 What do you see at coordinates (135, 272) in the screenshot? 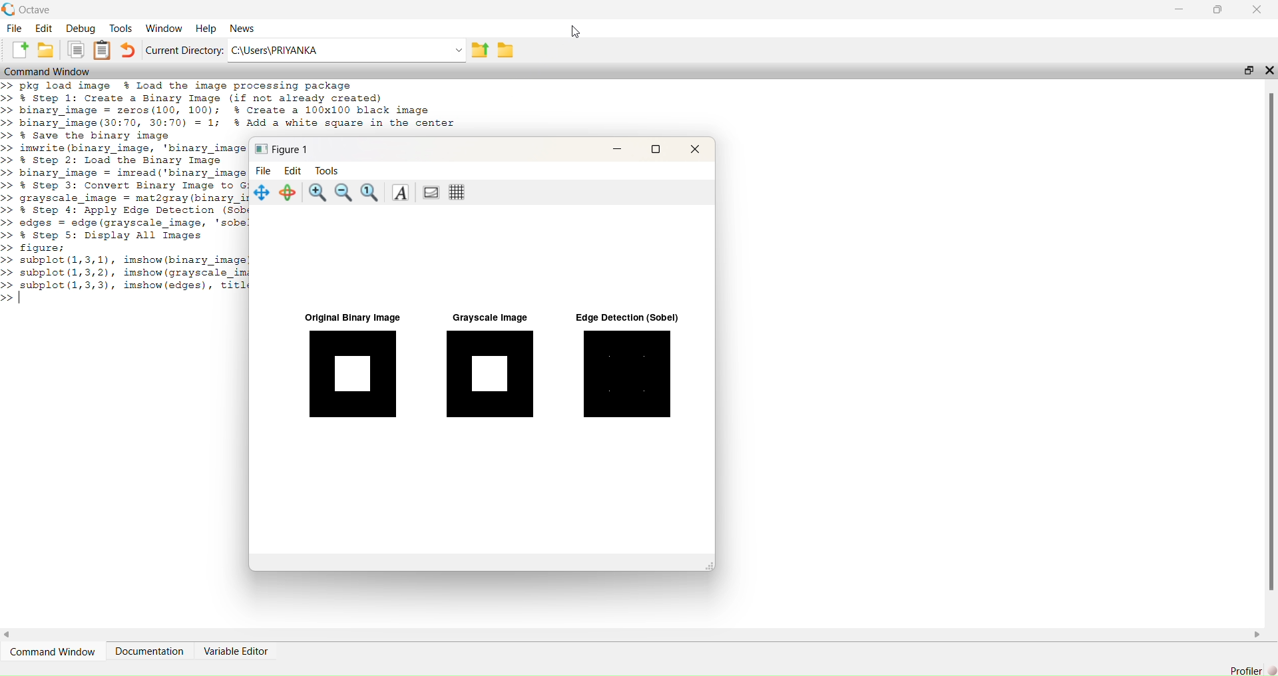
I see `subplot (1,3,2), imshow(grayscale imi` at bounding box center [135, 272].